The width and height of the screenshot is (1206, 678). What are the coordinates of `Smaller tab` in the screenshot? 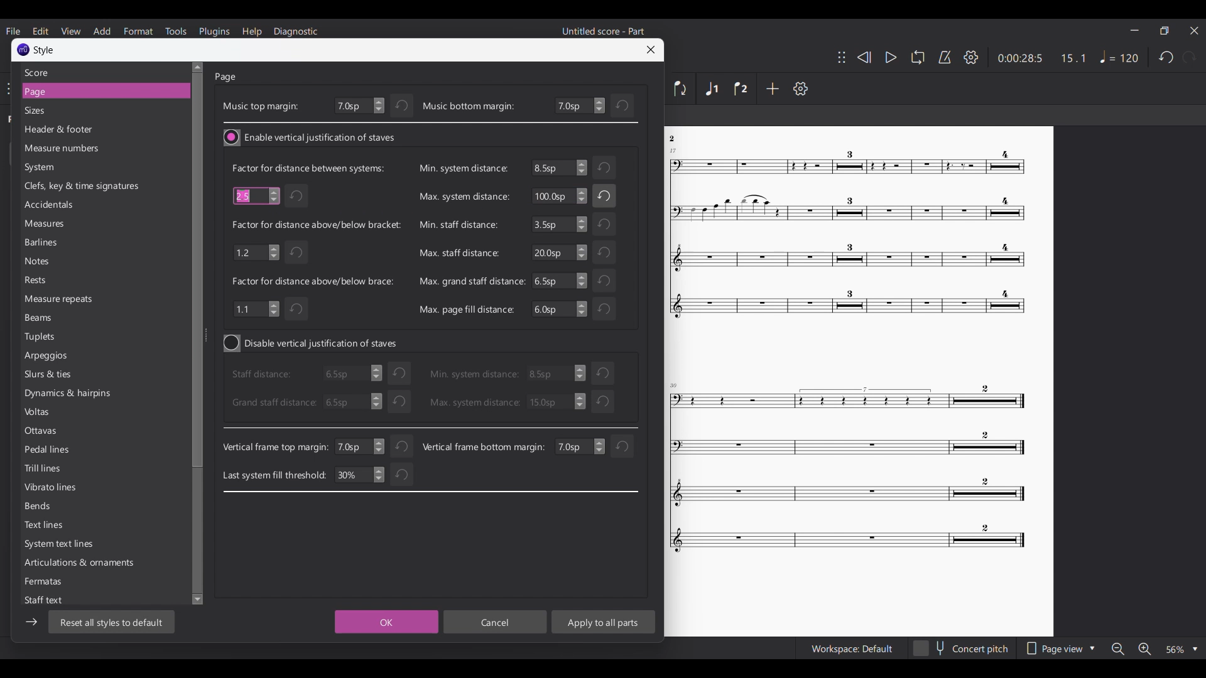 It's located at (1164, 31).